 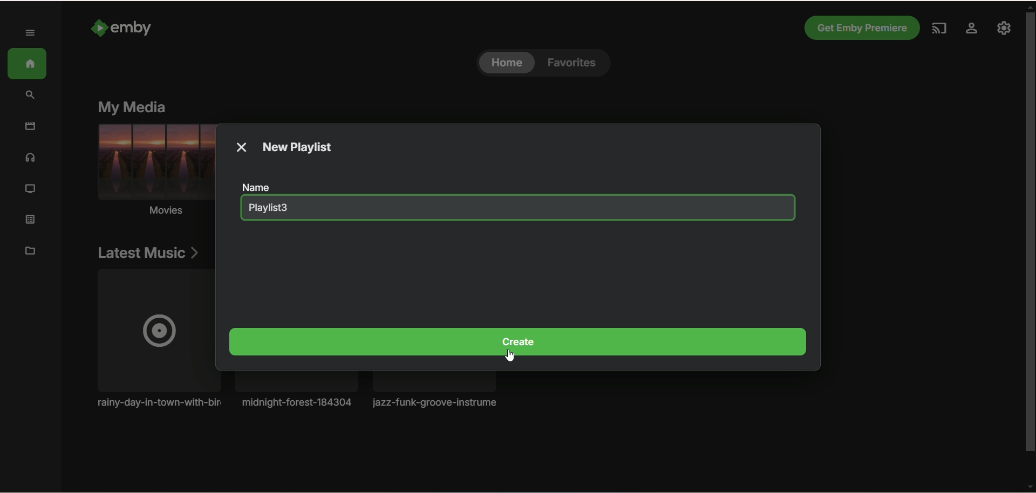 What do you see at coordinates (132, 28) in the screenshot?
I see `emby` at bounding box center [132, 28].